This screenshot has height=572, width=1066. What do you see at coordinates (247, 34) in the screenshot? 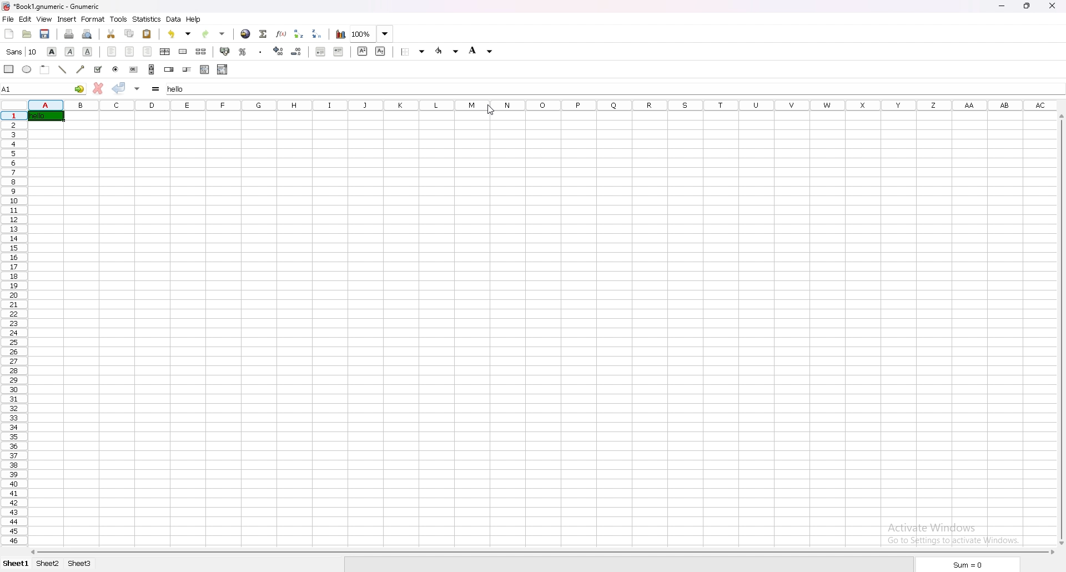
I see `hyperlink` at bounding box center [247, 34].